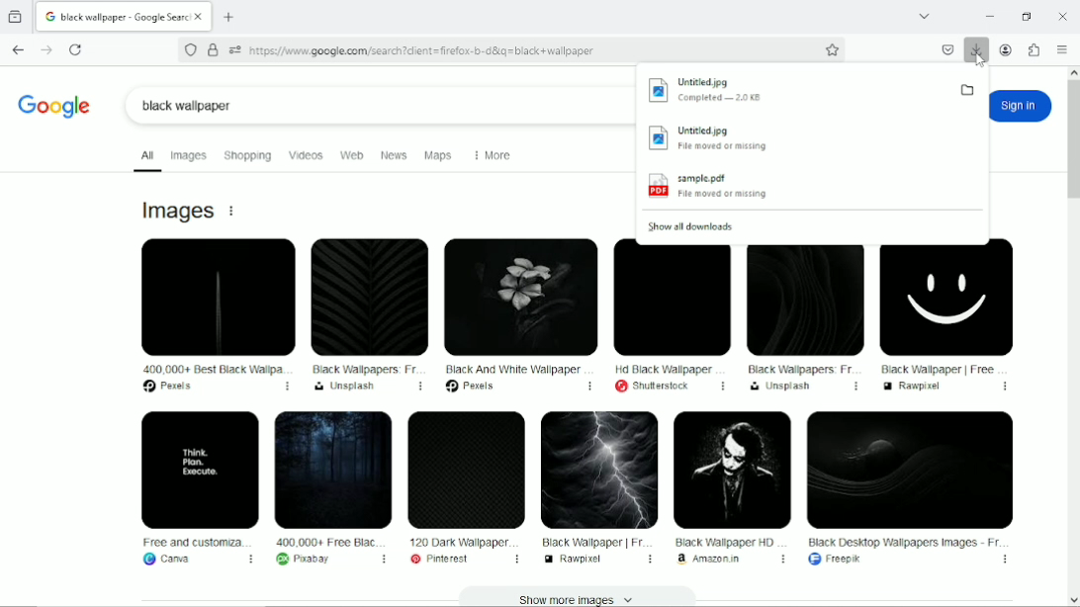 Image resolution: width=1080 pixels, height=607 pixels. What do you see at coordinates (305, 156) in the screenshot?
I see `Videos` at bounding box center [305, 156].